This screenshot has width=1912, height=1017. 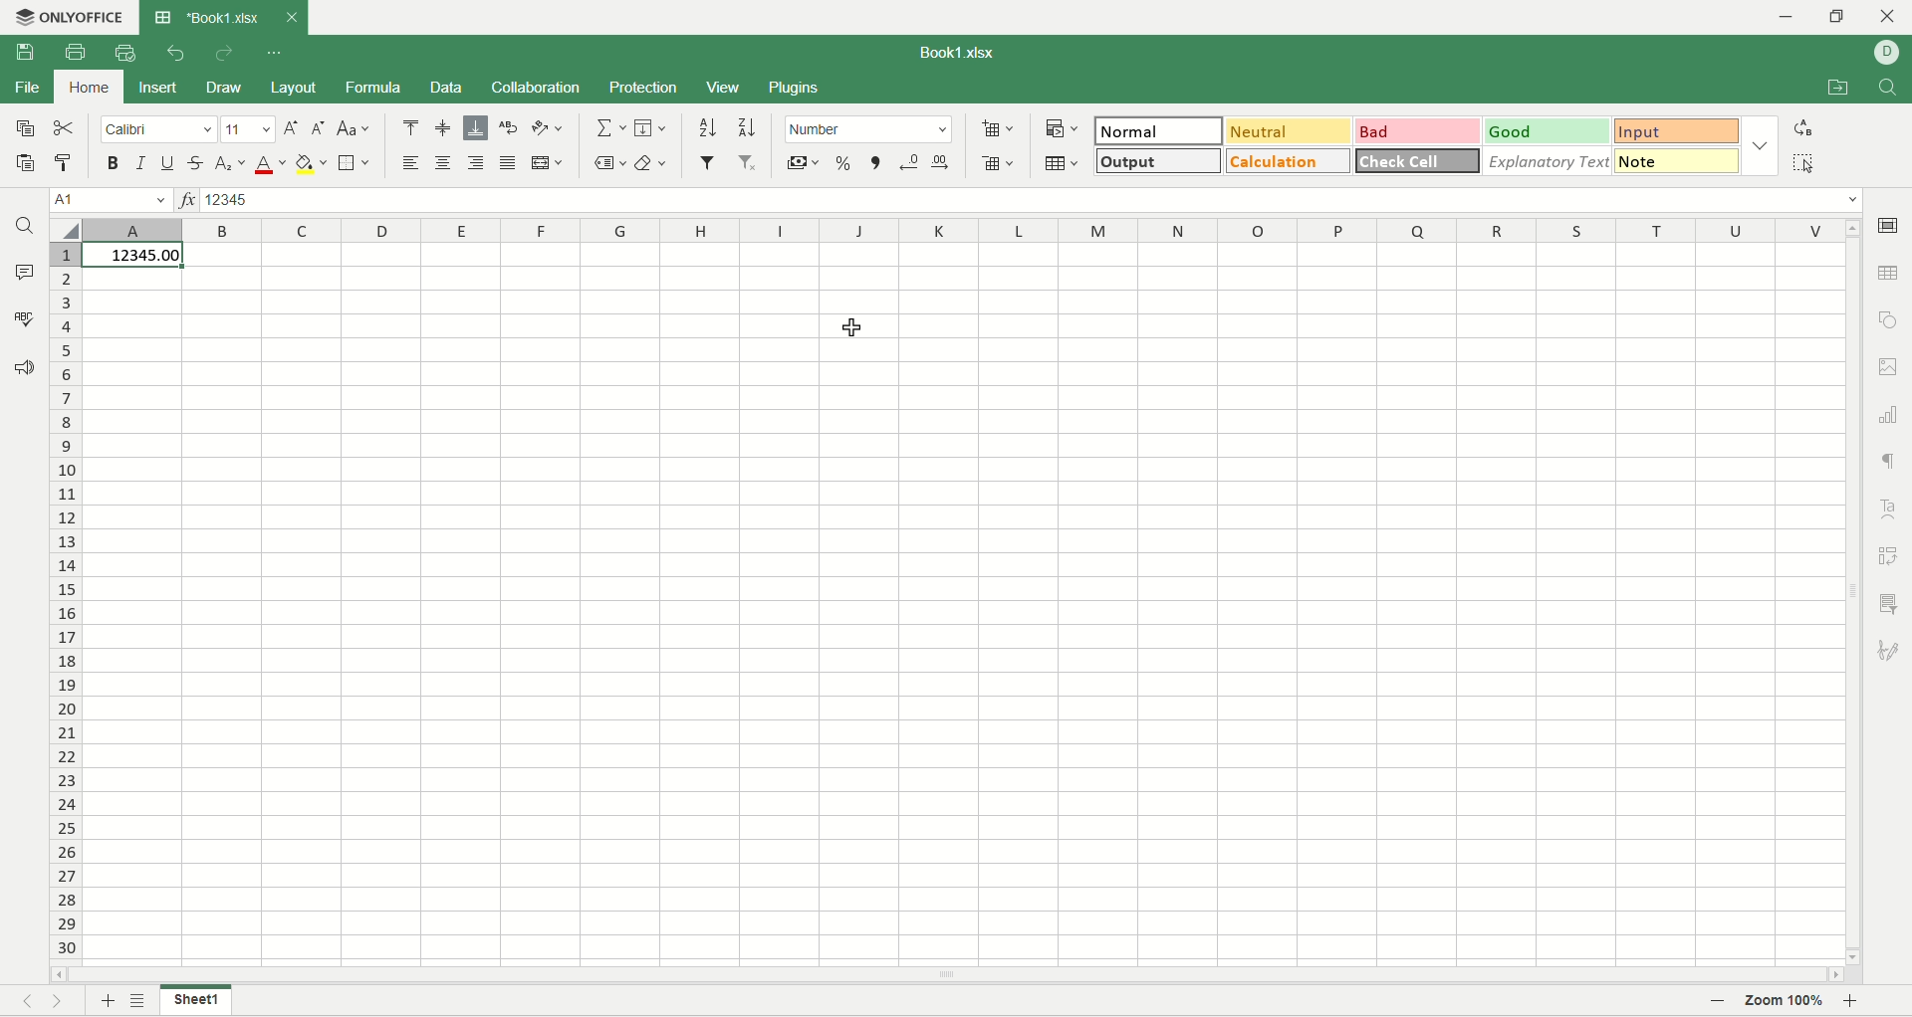 I want to click on redo, so click(x=229, y=56).